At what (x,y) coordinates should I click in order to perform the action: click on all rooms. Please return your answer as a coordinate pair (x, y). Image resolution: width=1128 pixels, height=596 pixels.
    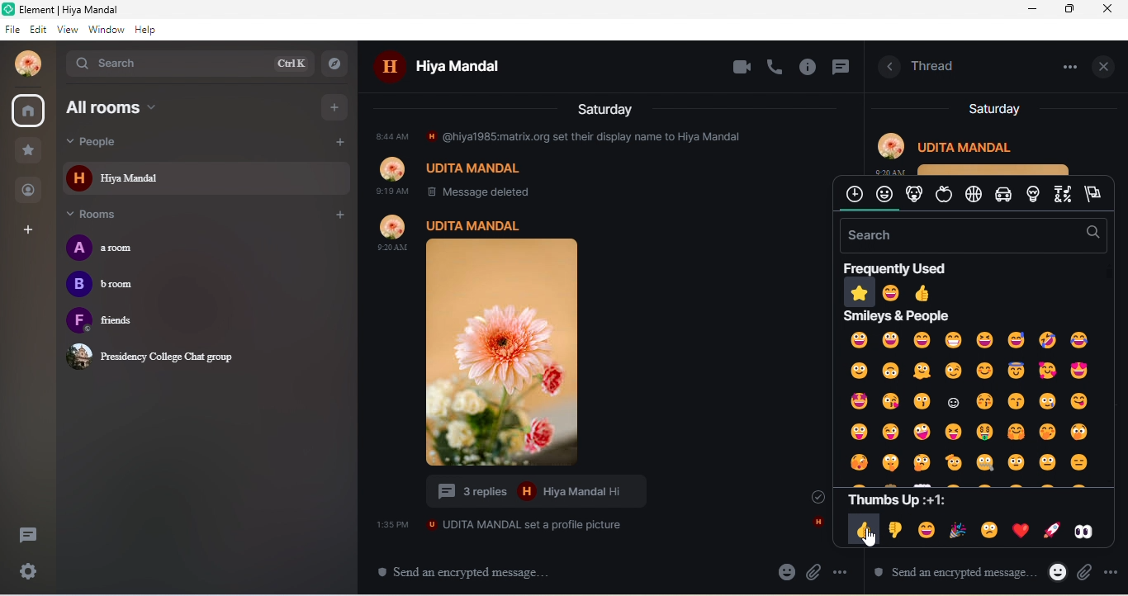
    Looking at the image, I should click on (152, 107).